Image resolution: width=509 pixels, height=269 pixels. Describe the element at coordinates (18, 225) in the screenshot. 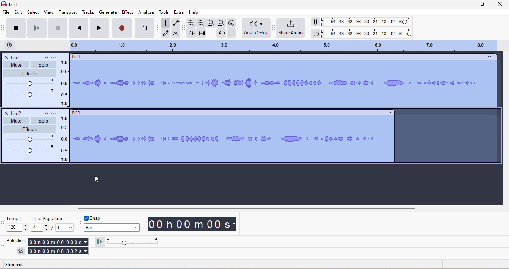

I see `tempo` at that location.